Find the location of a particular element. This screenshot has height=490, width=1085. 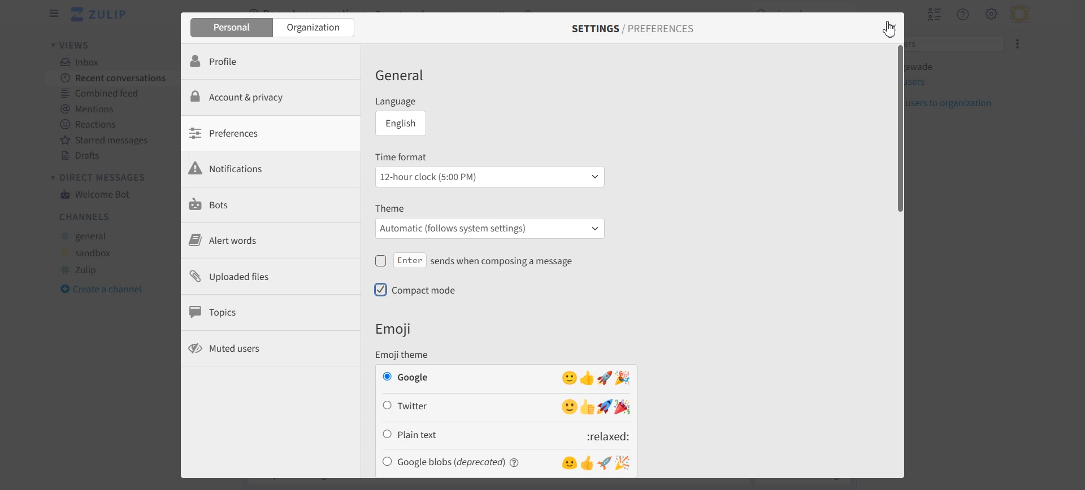

Emoji is located at coordinates (397, 329).